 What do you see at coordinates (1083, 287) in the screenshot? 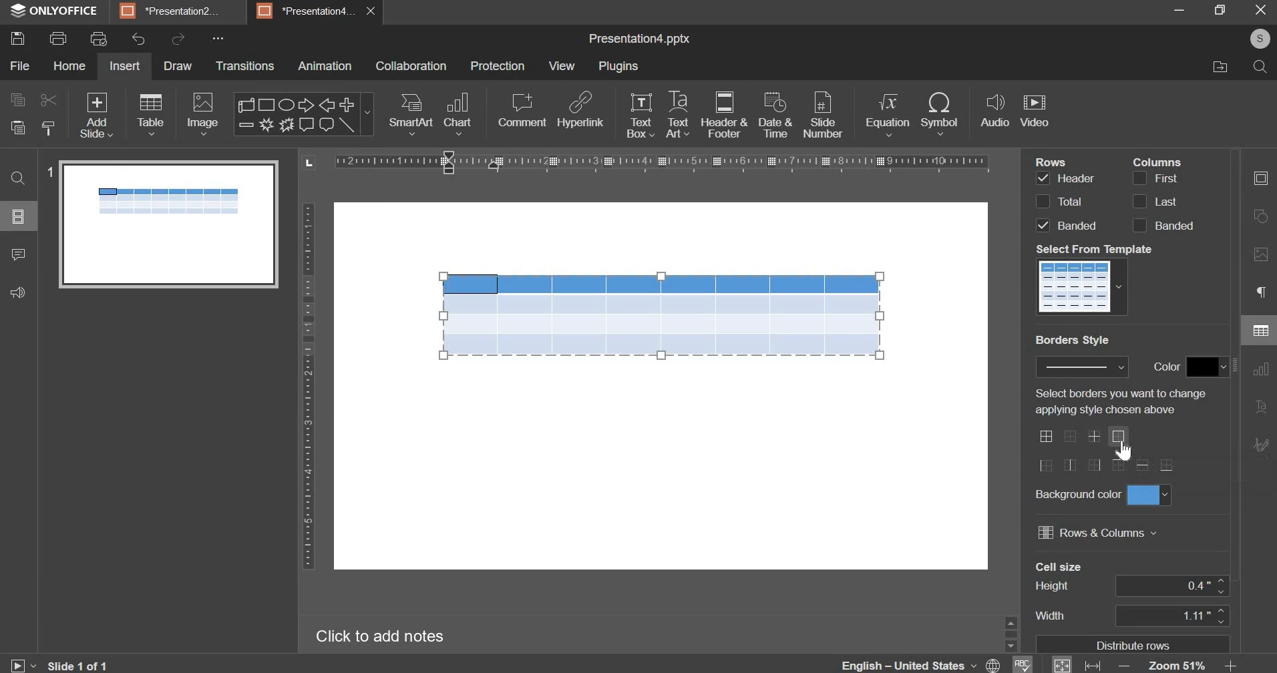
I see `table templates` at bounding box center [1083, 287].